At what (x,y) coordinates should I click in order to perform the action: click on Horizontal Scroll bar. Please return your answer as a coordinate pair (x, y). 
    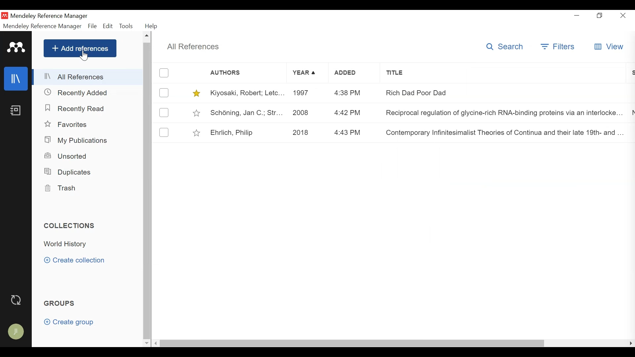
    Looking at the image, I should click on (352, 343).